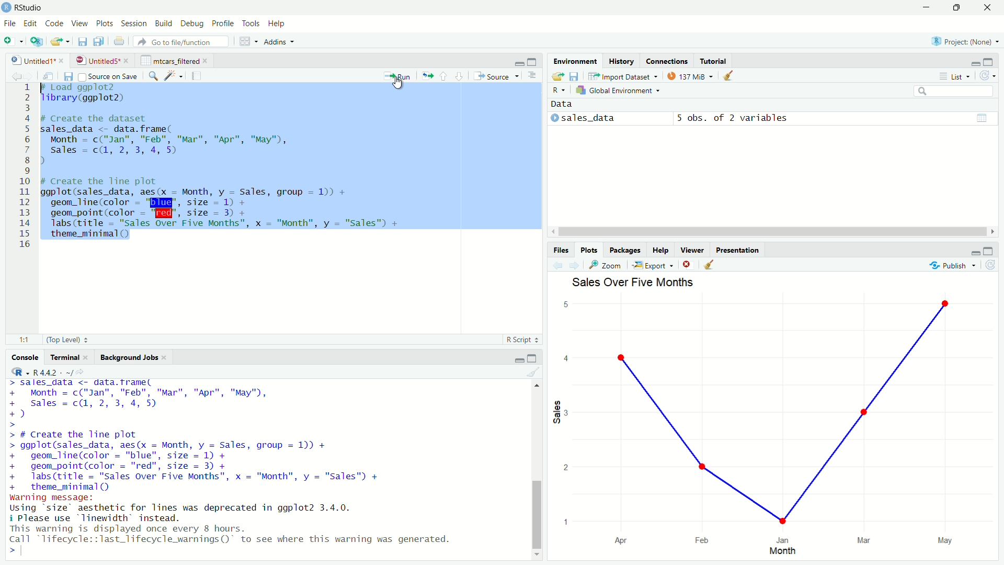  What do you see at coordinates (197, 75) in the screenshot?
I see `compile reports` at bounding box center [197, 75].